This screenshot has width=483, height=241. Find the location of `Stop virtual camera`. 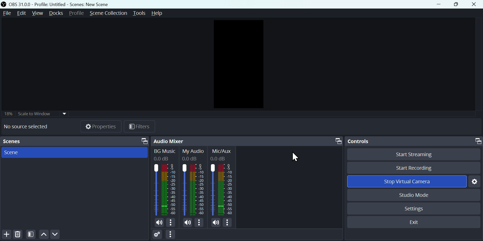

Stop virtual camera is located at coordinates (409, 181).